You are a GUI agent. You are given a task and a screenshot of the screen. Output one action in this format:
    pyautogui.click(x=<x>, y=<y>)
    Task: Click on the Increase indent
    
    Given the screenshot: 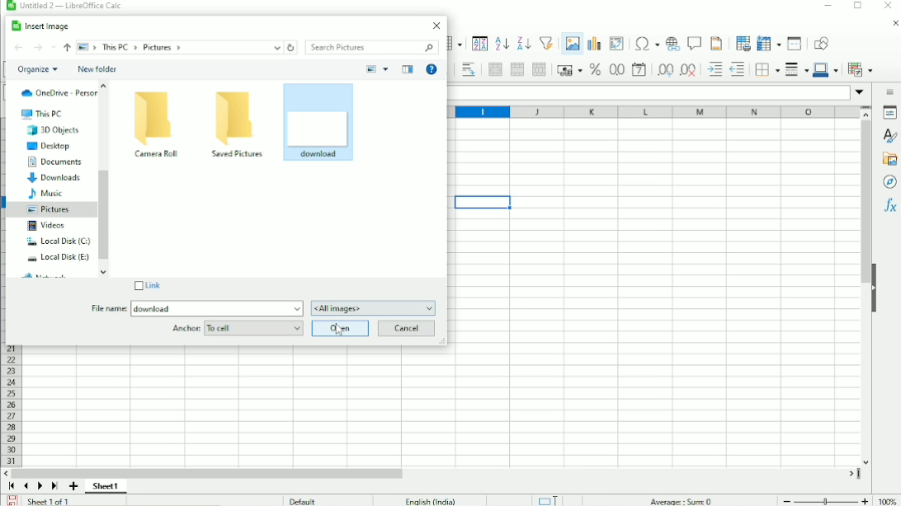 What is the action you would take?
    pyautogui.click(x=711, y=70)
    